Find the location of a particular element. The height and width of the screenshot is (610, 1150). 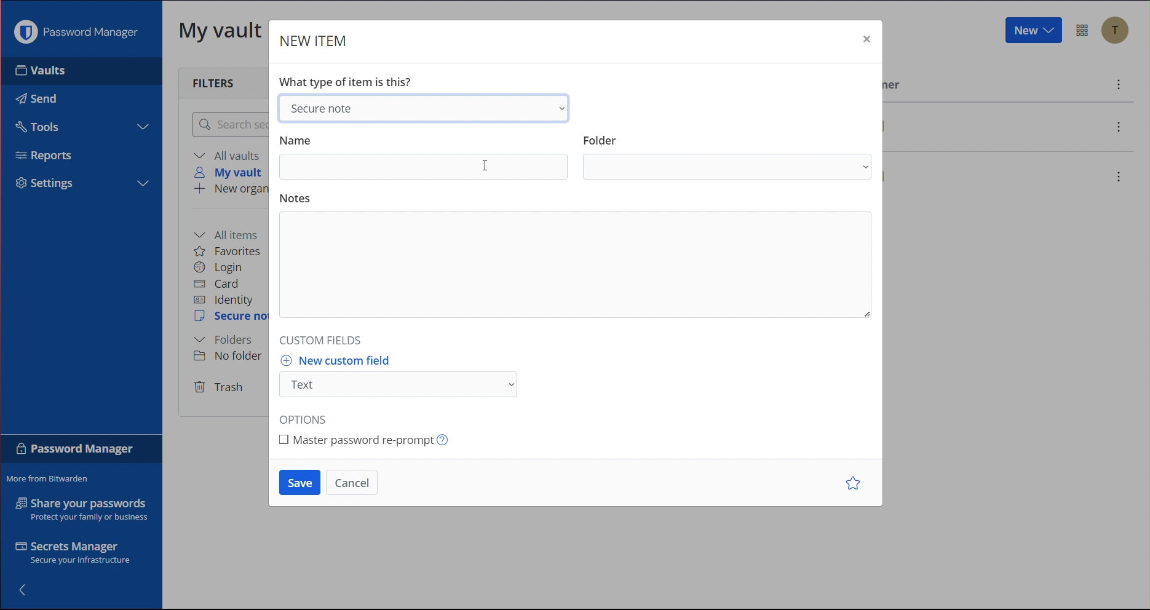

Save is located at coordinates (297, 482).